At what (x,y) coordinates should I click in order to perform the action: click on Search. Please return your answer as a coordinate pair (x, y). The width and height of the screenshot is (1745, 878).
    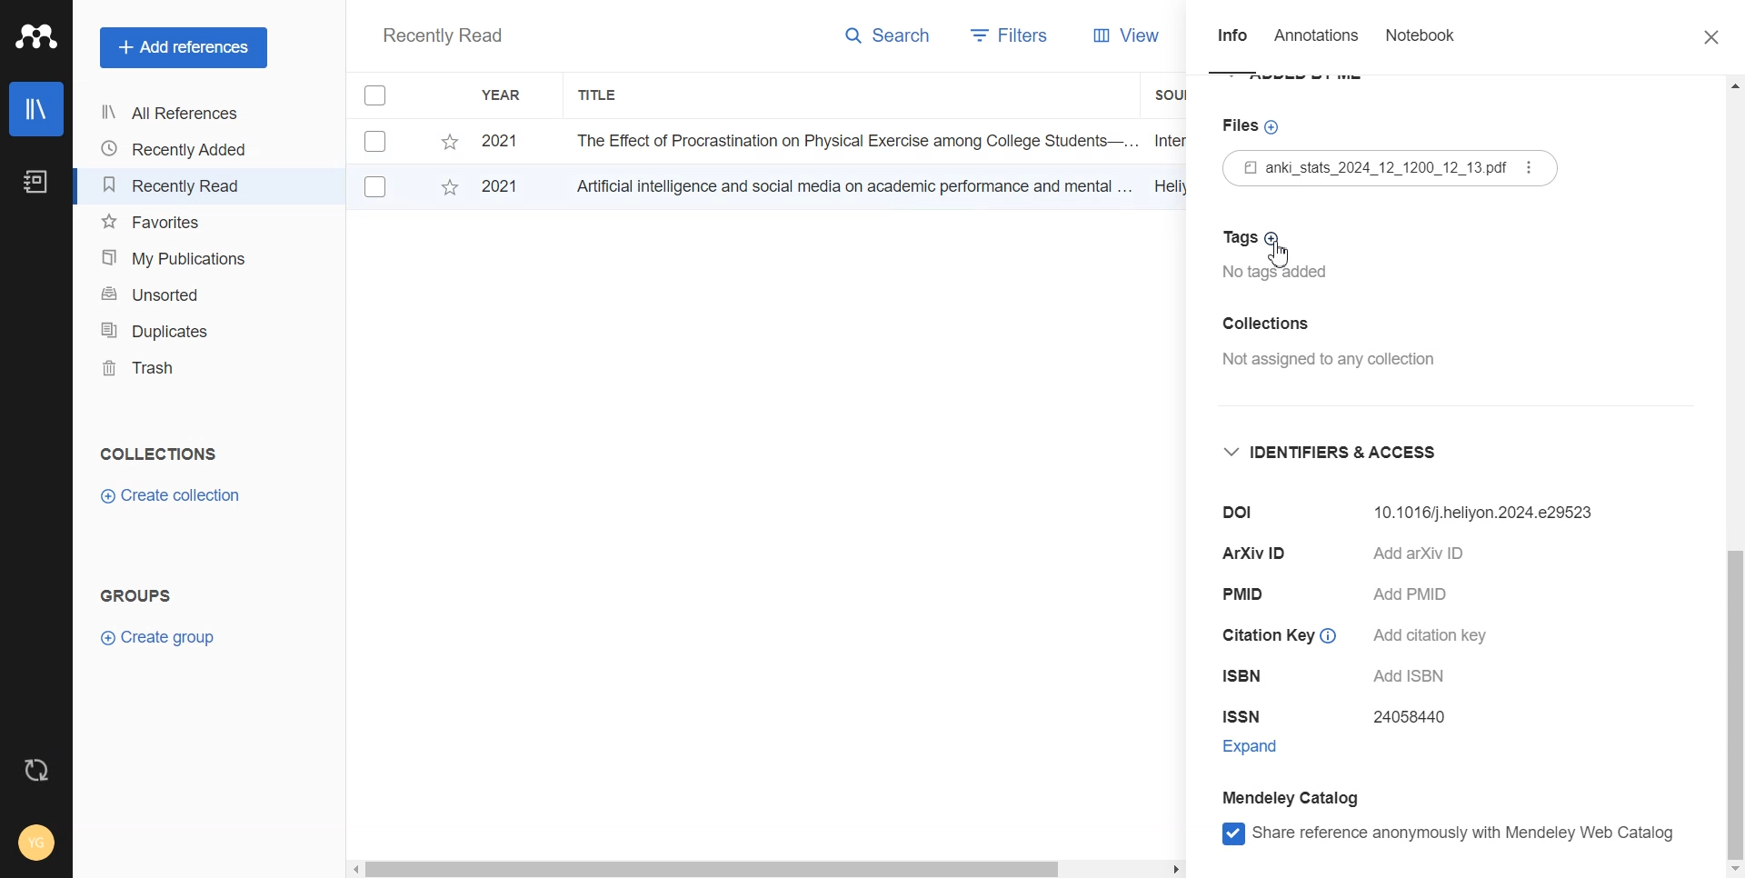
    Looking at the image, I should click on (889, 39).